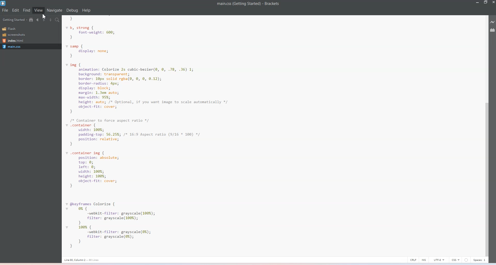  I want to click on Extension Manager, so click(493, 30).